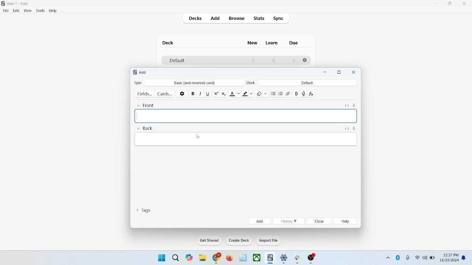 The image size is (472, 265). Describe the element at coordinates (417, 257) in the screenshot. I see `wifi` at that location.